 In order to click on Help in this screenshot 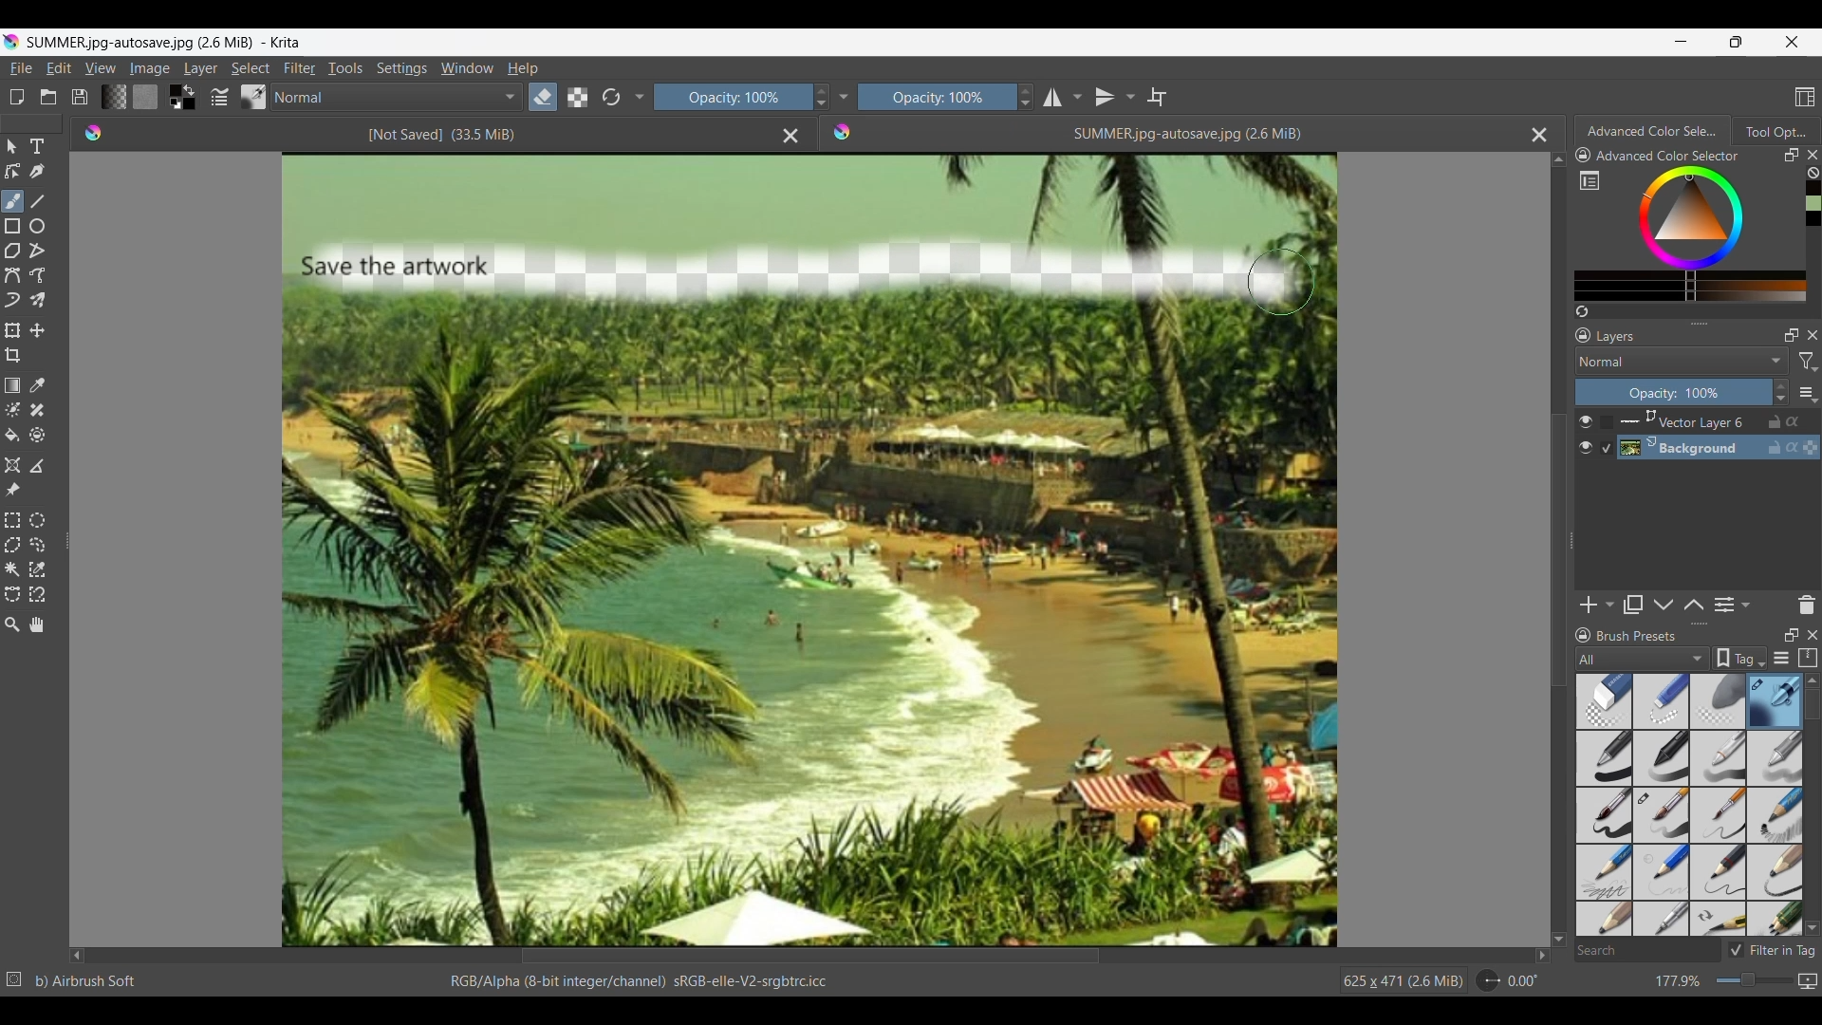, I will do `click(524, 68)`.